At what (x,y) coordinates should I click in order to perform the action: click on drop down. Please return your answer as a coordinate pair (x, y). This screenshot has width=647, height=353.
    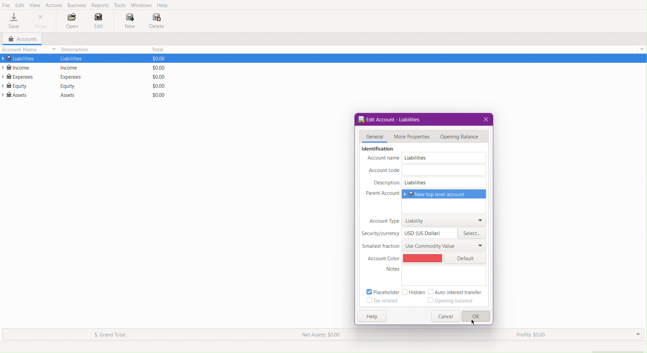
    Looking at the image, I should click on (643, 49).